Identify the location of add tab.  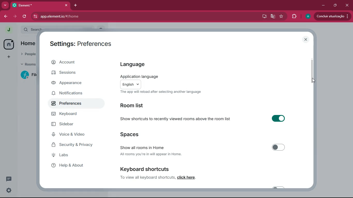
(76, 5).